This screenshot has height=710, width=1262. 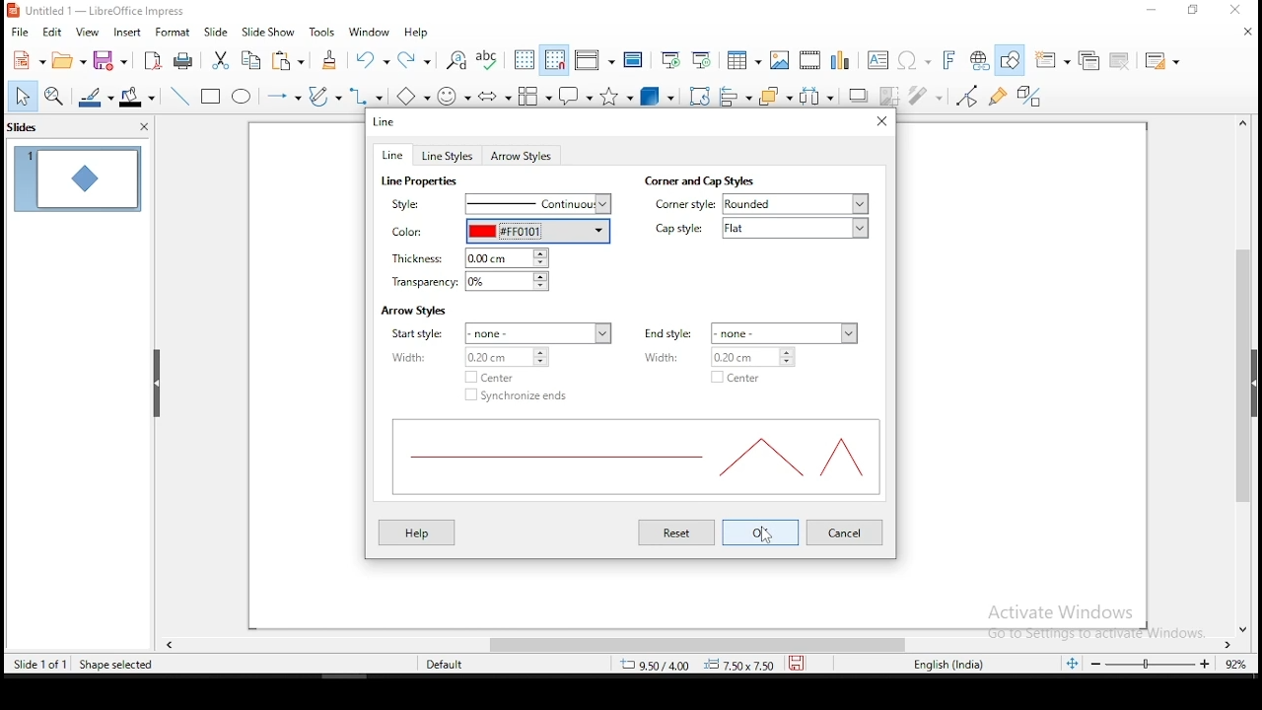 What do you see at coordinates (40, 661) in the screenshot?
I see `slide 1 of 1` at bounding box center [40, 661].